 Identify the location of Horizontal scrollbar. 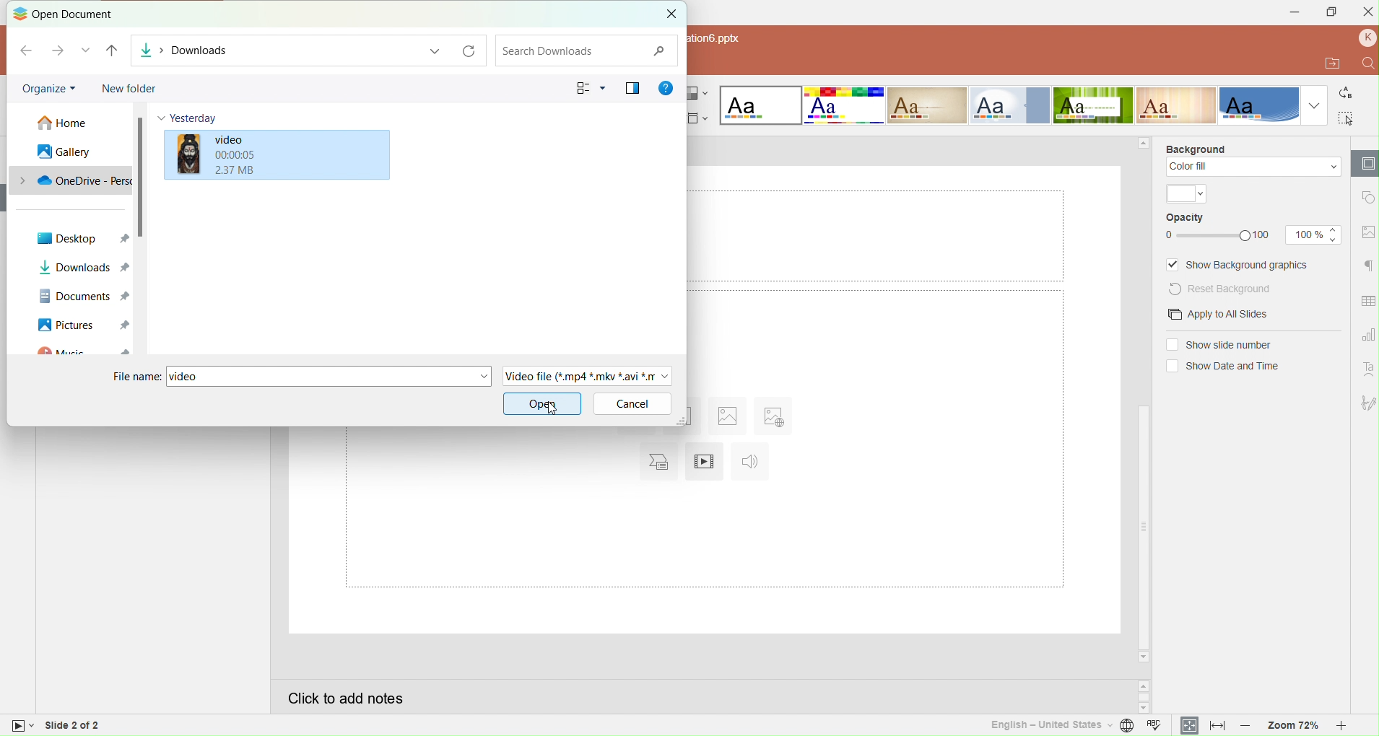
(1141, 399).